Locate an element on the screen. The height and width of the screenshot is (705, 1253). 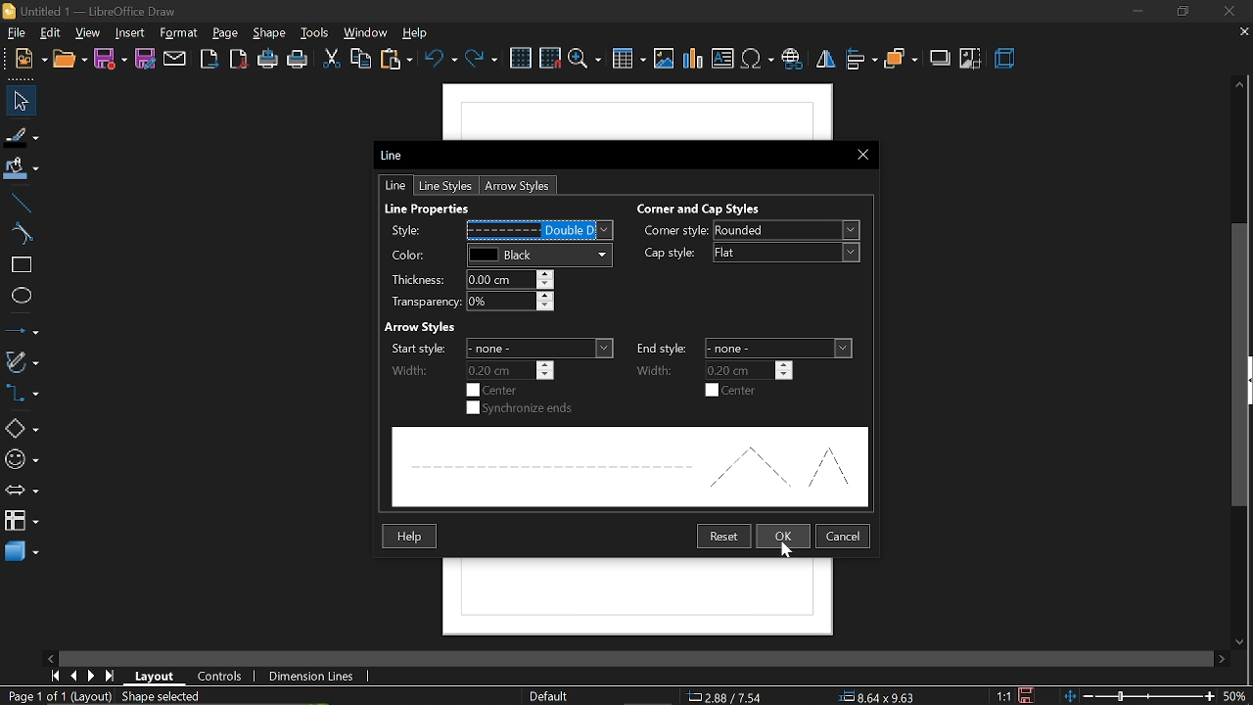
undo is located at coordinates (441, 60).